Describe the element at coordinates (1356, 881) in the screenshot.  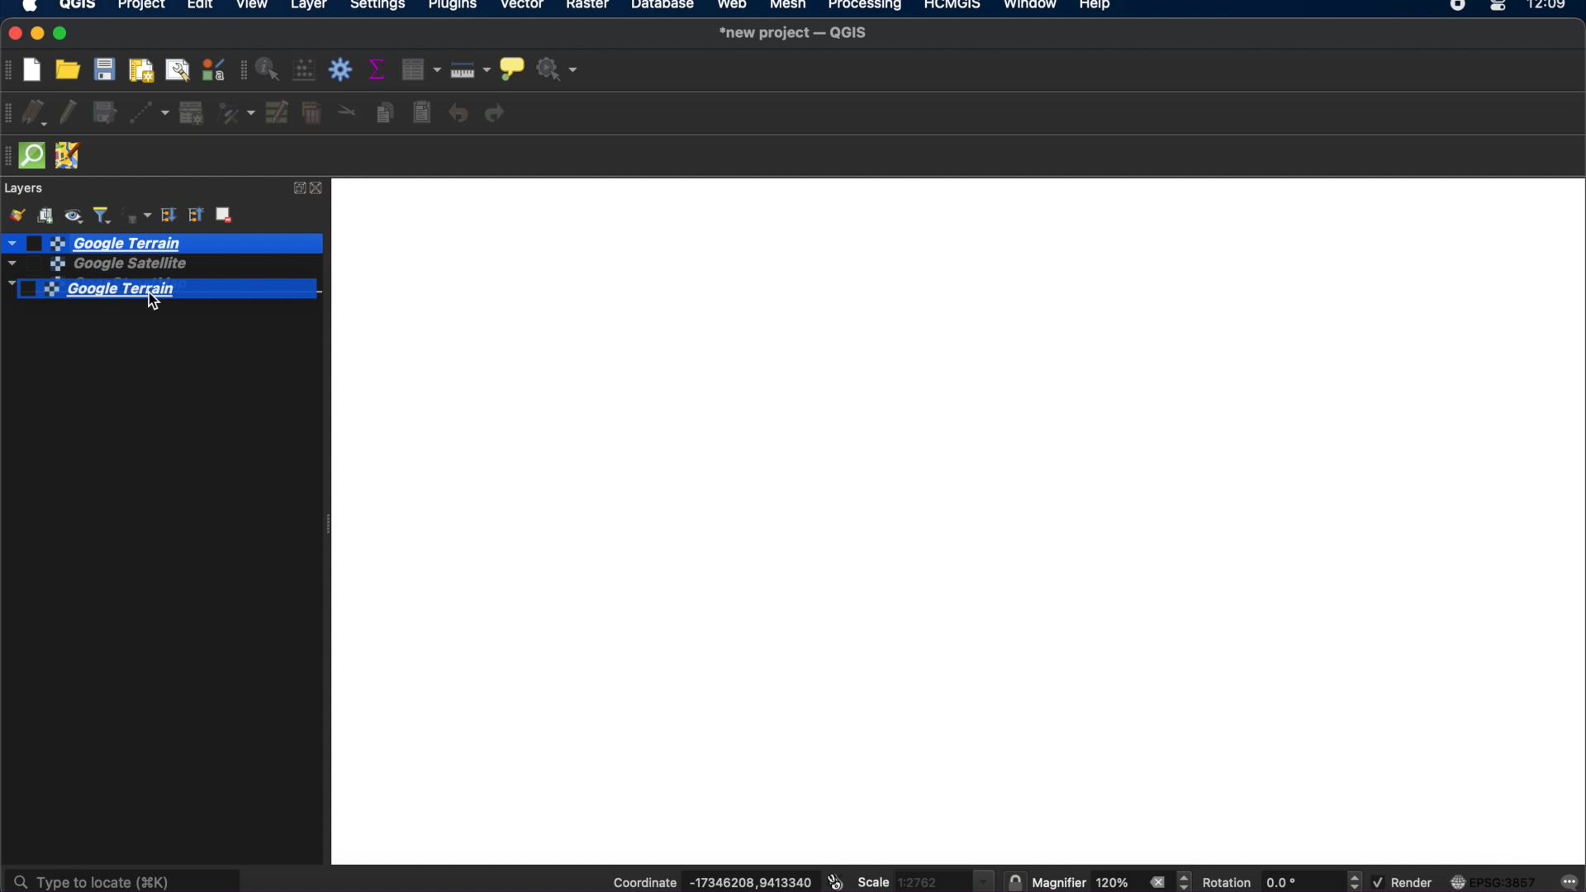
I see `rotation` at that location.